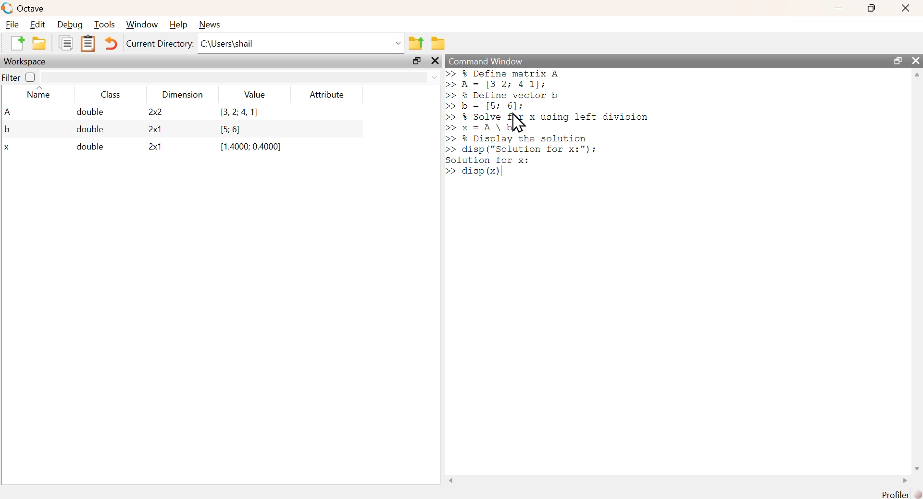  Describe the element at coordinates (301, 43) in the screenshot. I see `C:\Users\shail ` at that location.